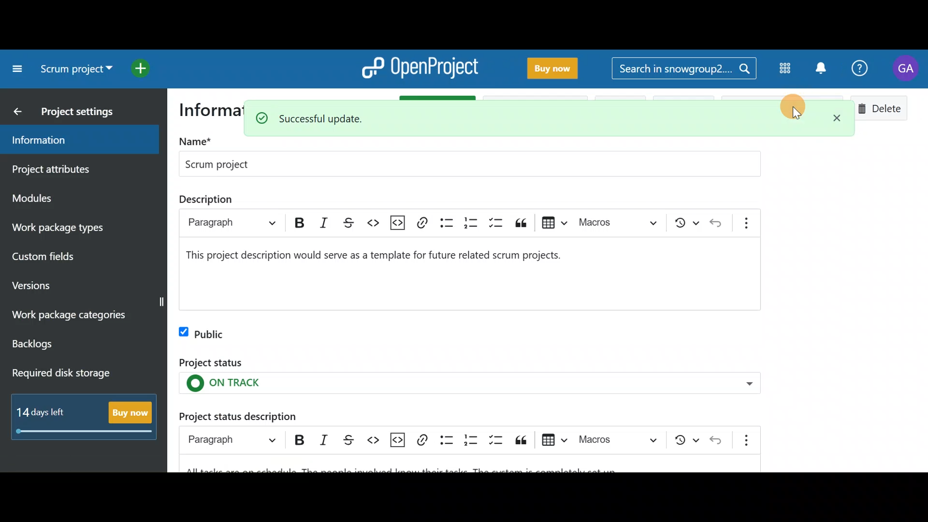 This screenshot has width=928, height=522. I want to click on undo, so click(715, 222).